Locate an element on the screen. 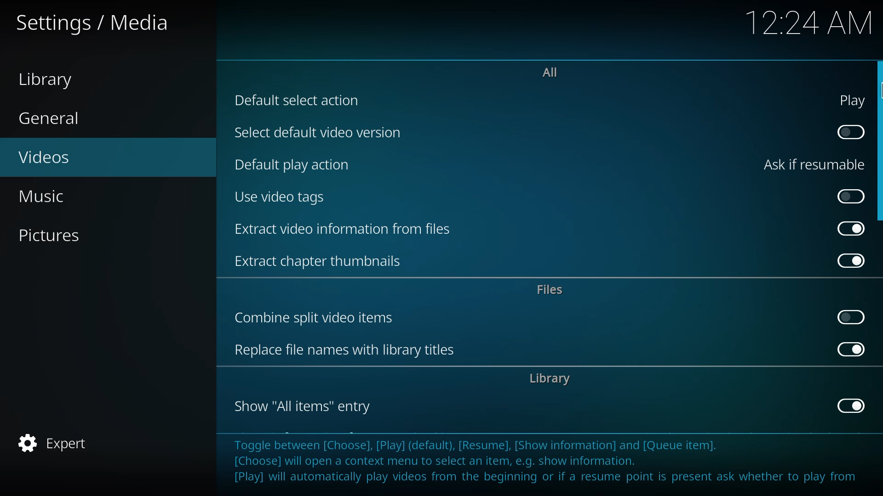 Image resolution: width=883 pixels, height=496 pixels. settings media is located at coordinates (97, 22).